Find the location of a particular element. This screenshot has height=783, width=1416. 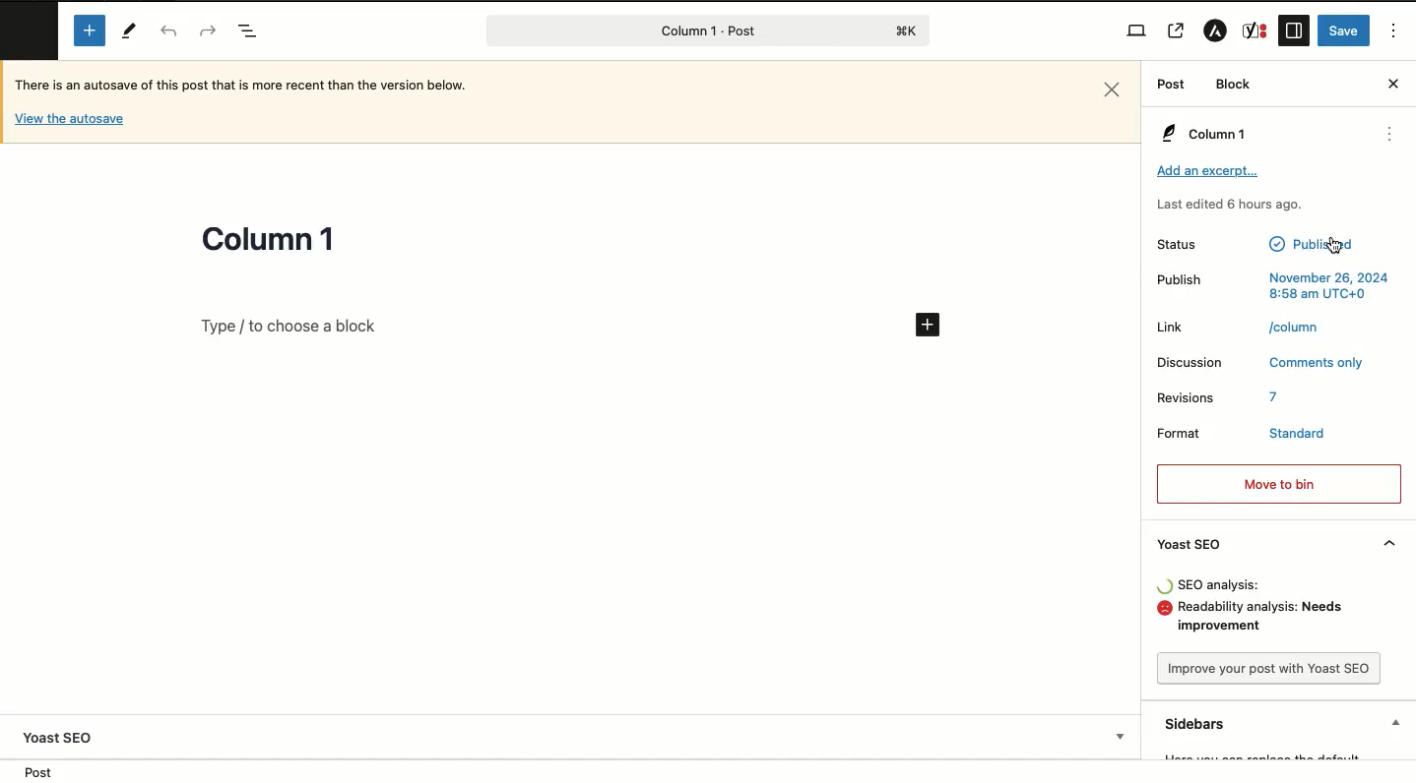

Last edited is located at coordinates (1228, 204).